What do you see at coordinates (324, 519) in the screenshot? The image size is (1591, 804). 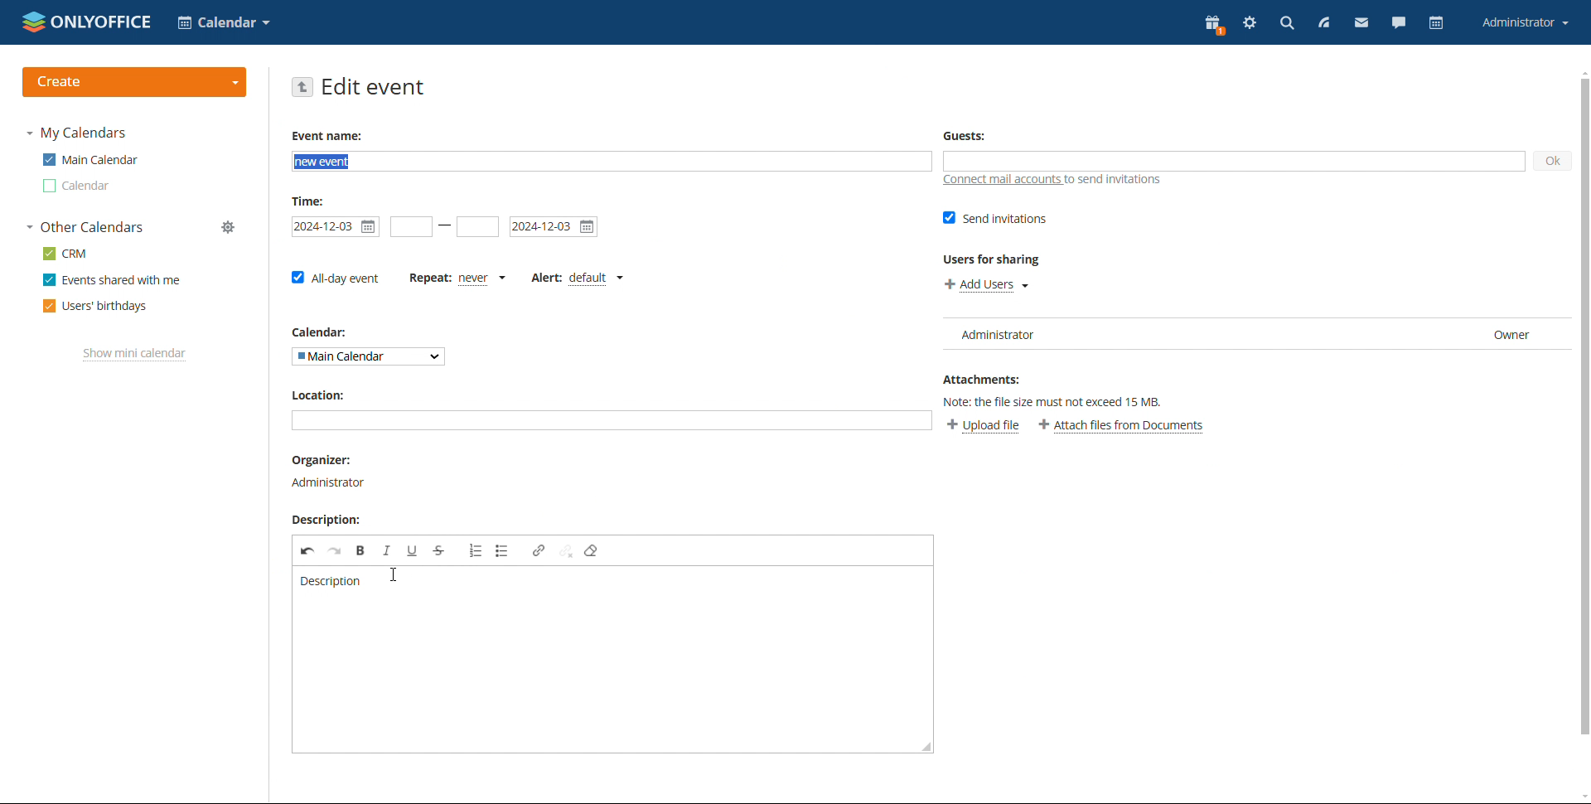 I see `Description:` at bounding box center [324, 519].